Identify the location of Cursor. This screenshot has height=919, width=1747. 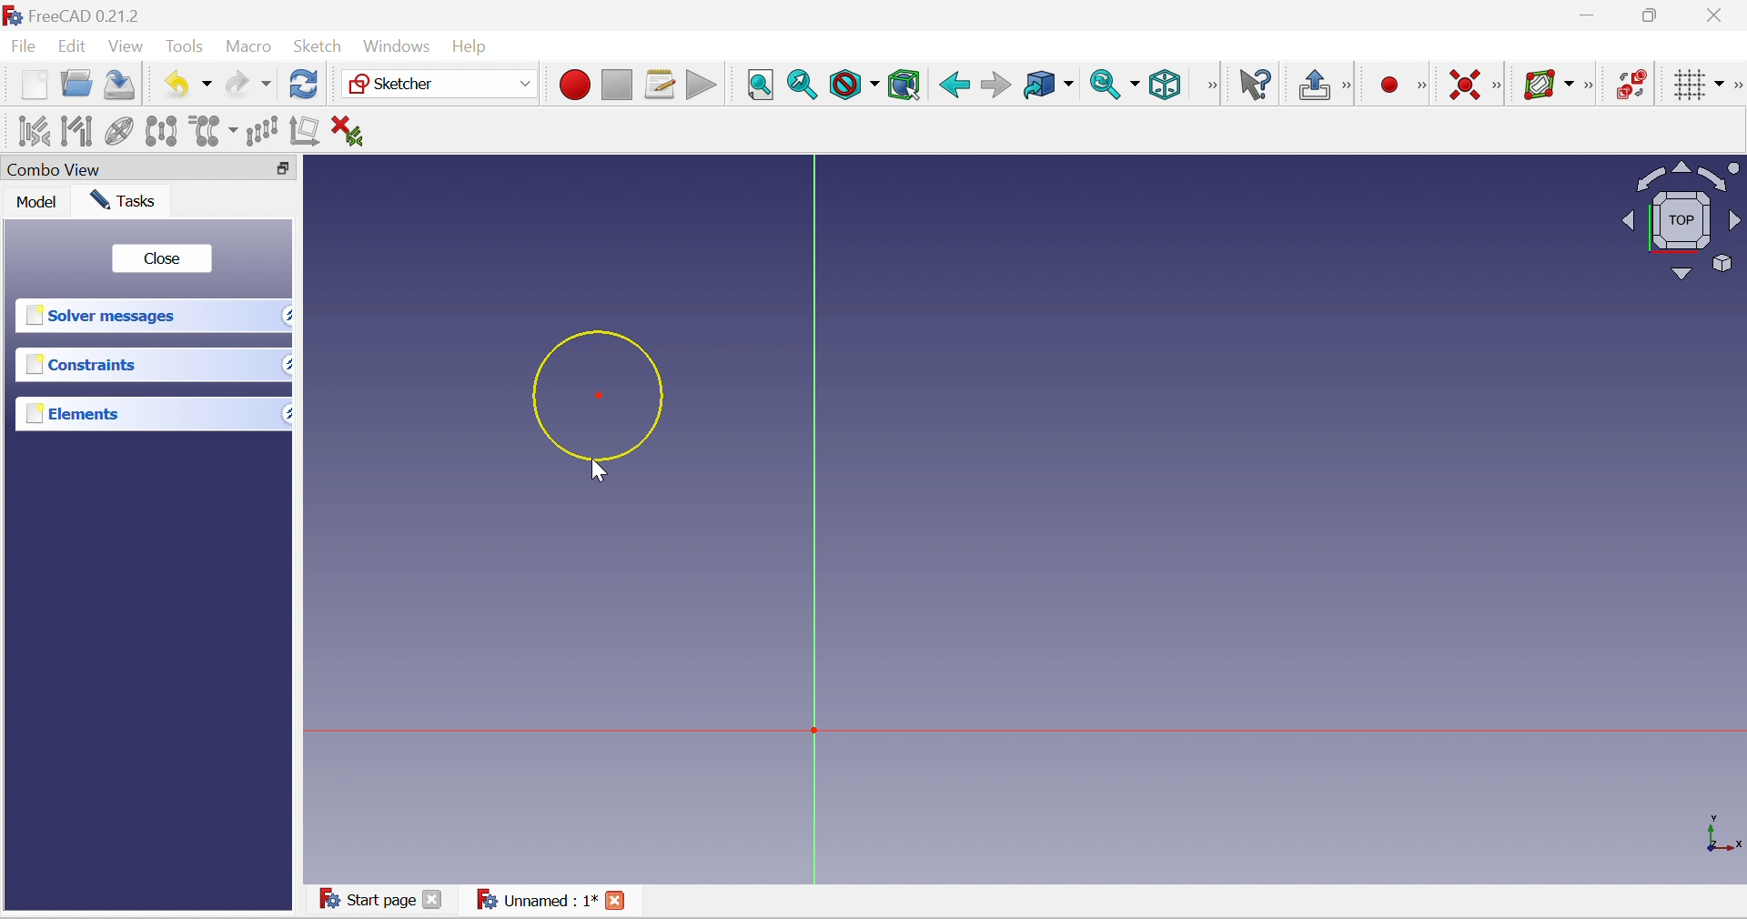
(601, 475).